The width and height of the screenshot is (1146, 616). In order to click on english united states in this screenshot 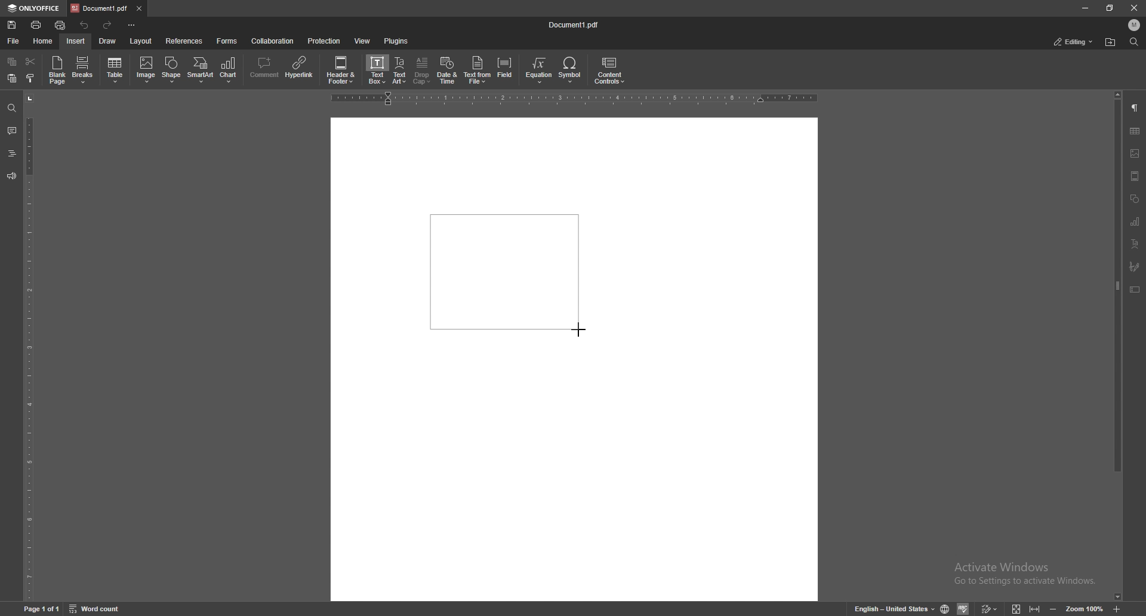, I will do `click(895, 609)`.